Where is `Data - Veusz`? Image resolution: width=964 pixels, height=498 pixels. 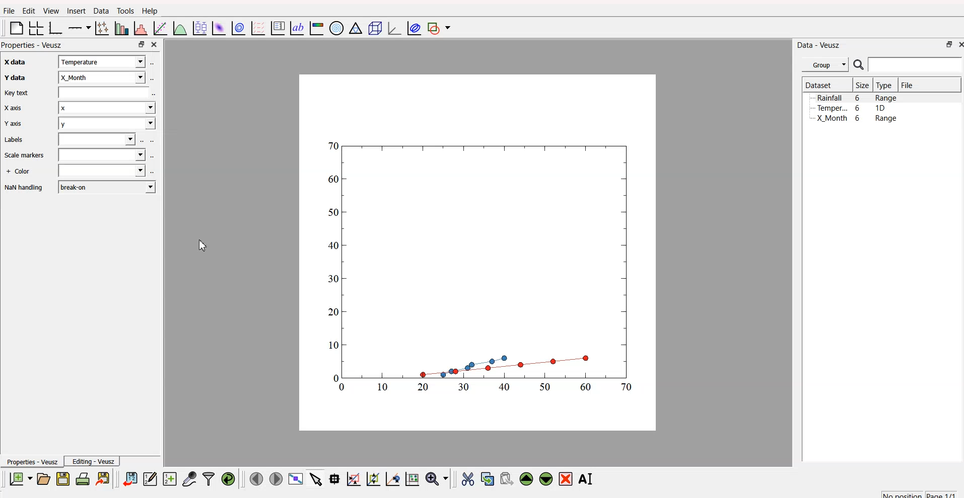
Data - Veusz is located at coordinates (819, 44).